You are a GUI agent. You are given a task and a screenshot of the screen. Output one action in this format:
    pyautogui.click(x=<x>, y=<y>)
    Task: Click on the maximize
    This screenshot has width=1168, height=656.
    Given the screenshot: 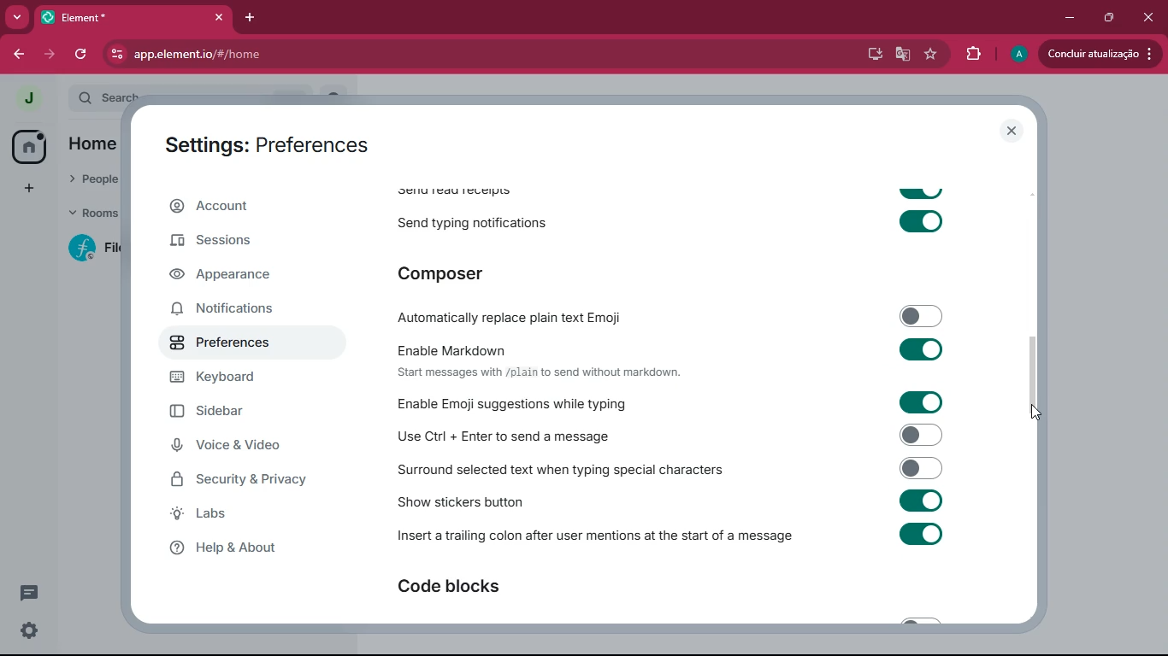 What is the action you would take?
    pyautogui.click(x=1107, y=17)
    